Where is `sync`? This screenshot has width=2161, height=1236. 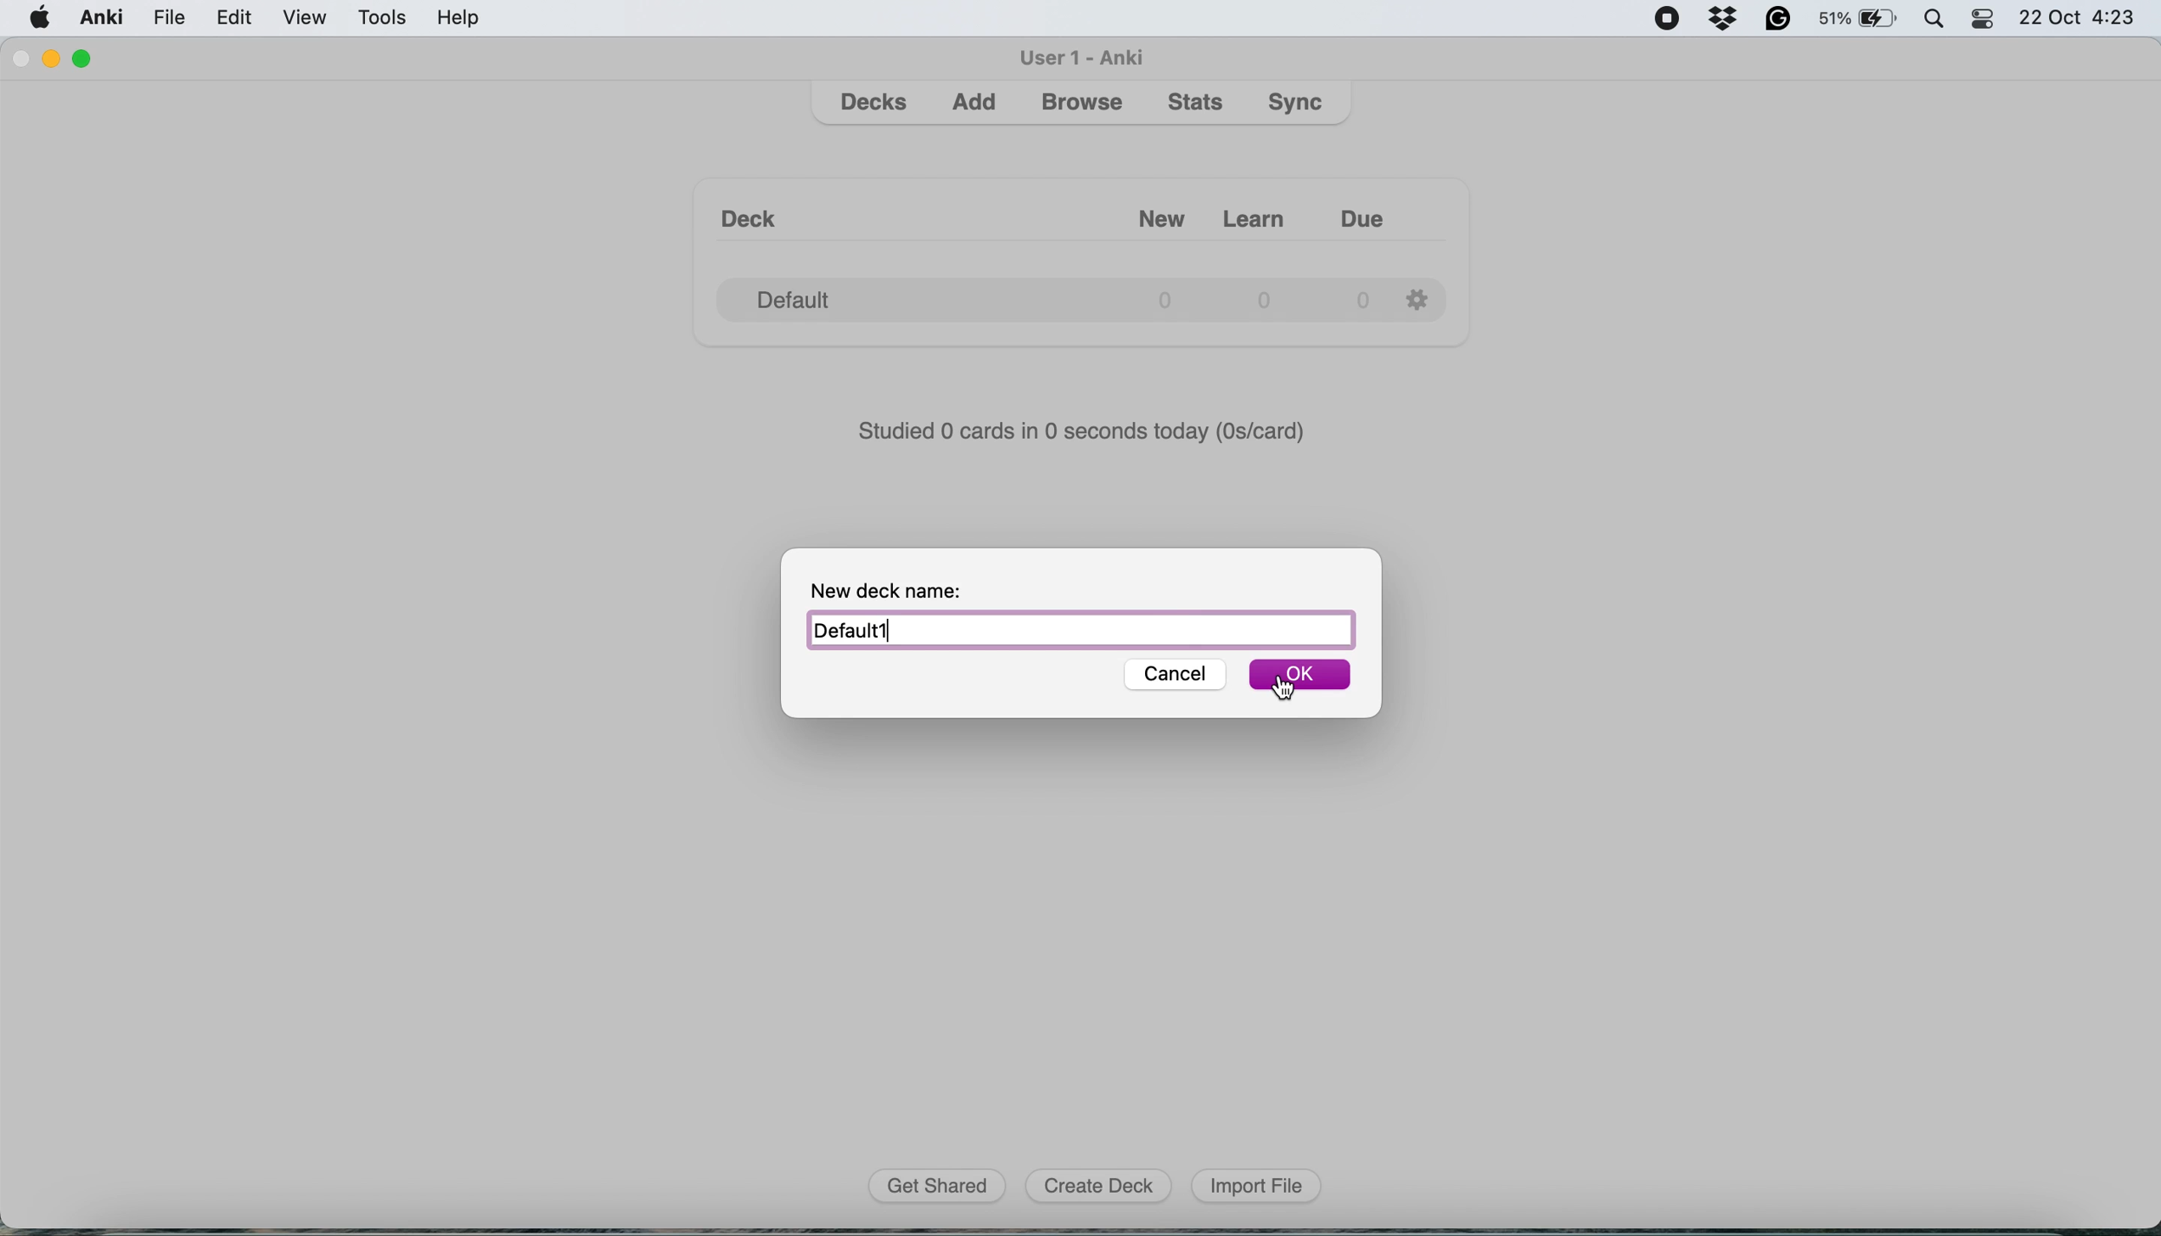 sync is located at coordinates (1299, 104).